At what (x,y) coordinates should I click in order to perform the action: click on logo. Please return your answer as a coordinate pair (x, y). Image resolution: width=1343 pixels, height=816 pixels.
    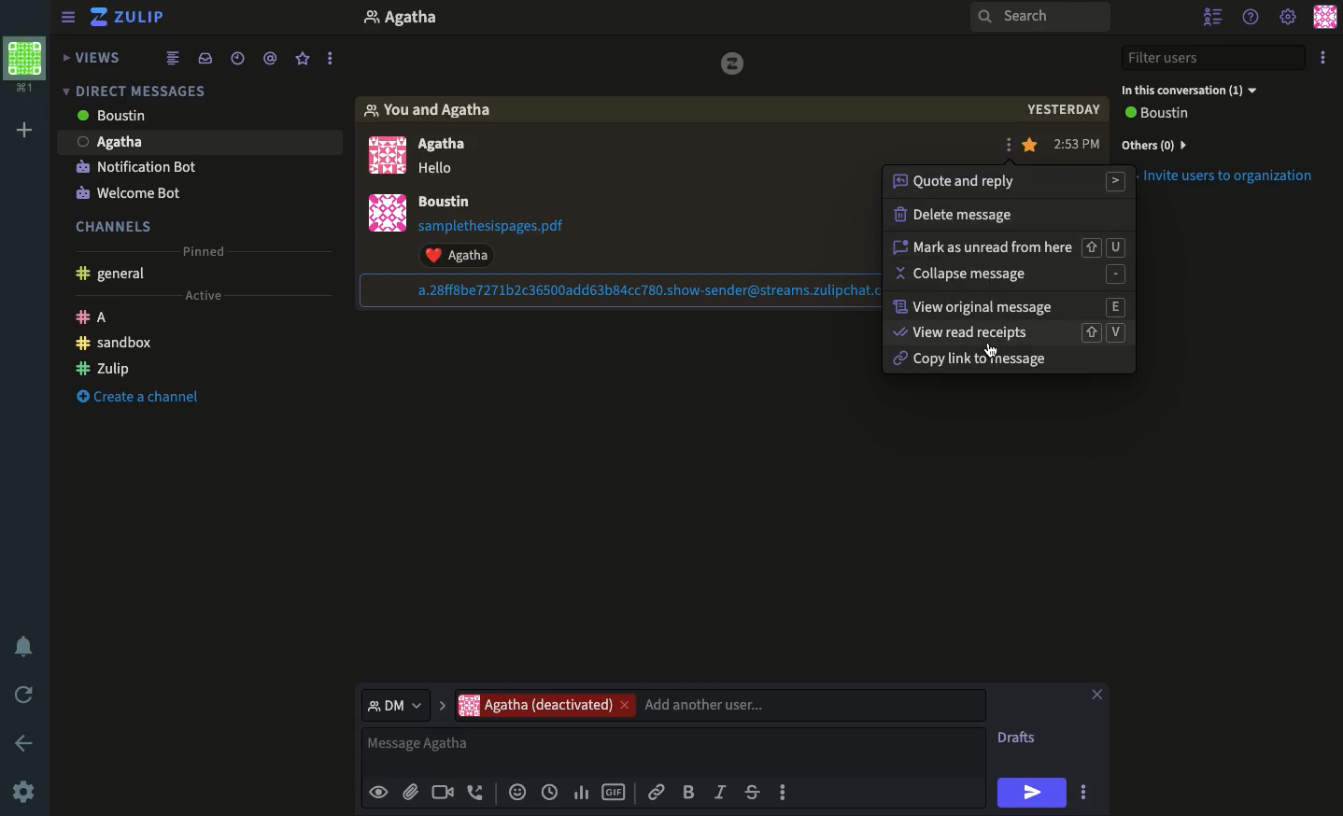
    Looking at the image, I should click on (734, 63).